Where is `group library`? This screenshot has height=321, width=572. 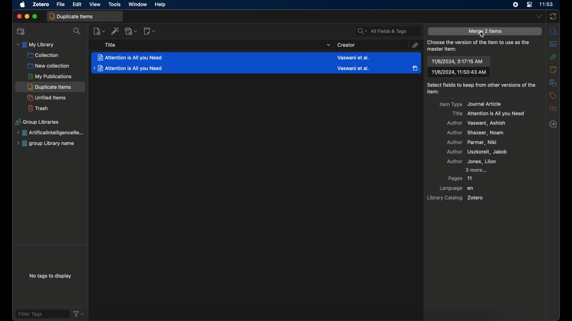
group library is located at coordinates (50, 133).